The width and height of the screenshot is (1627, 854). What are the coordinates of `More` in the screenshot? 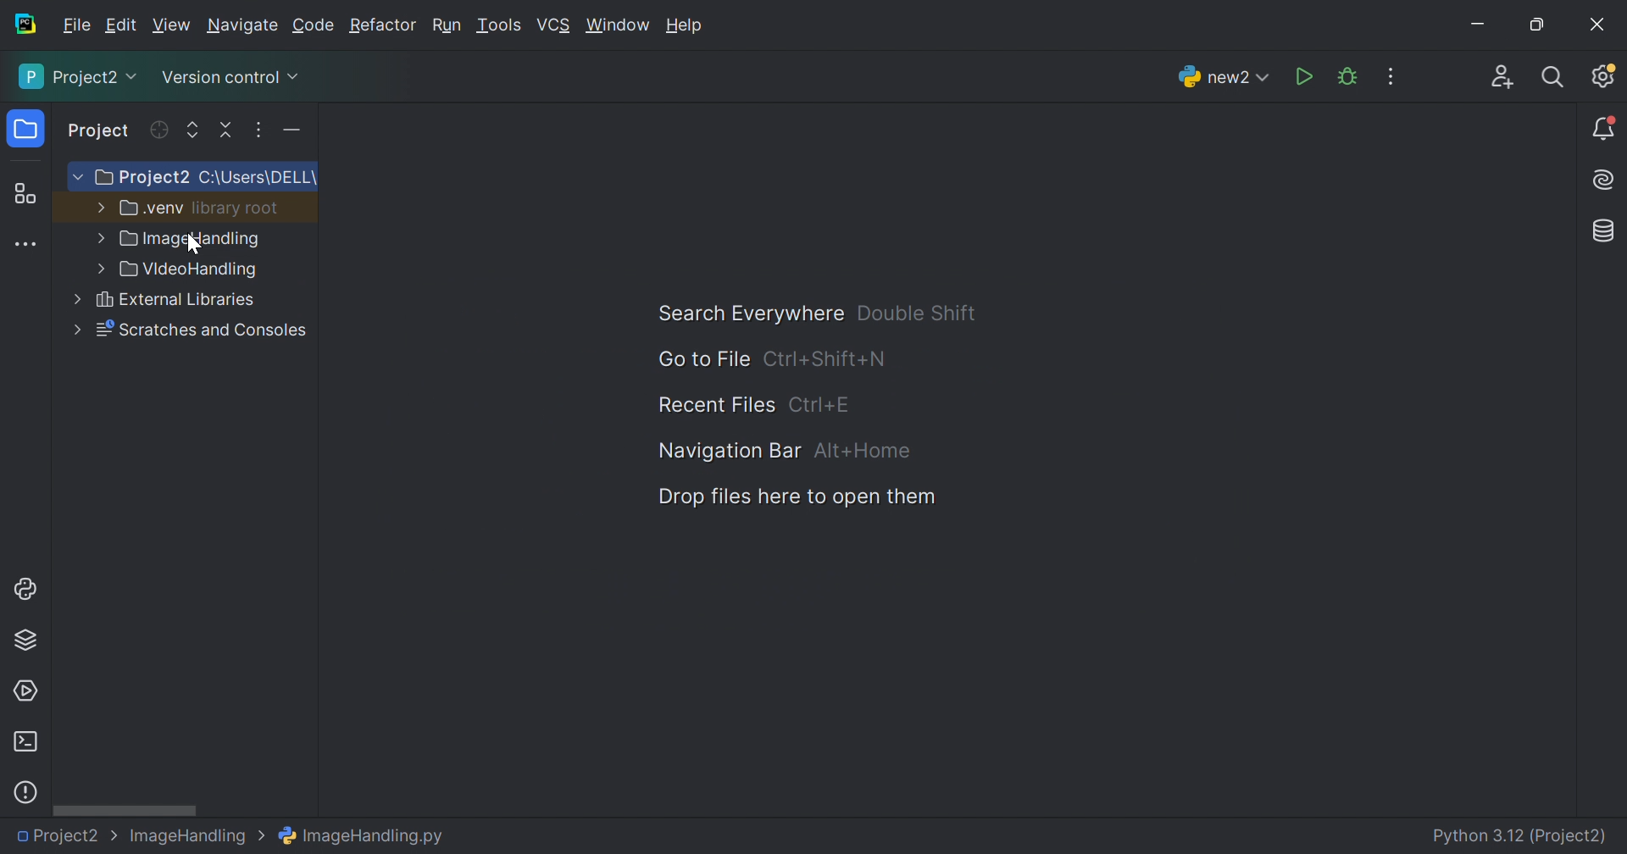 It's located at (97, 206).